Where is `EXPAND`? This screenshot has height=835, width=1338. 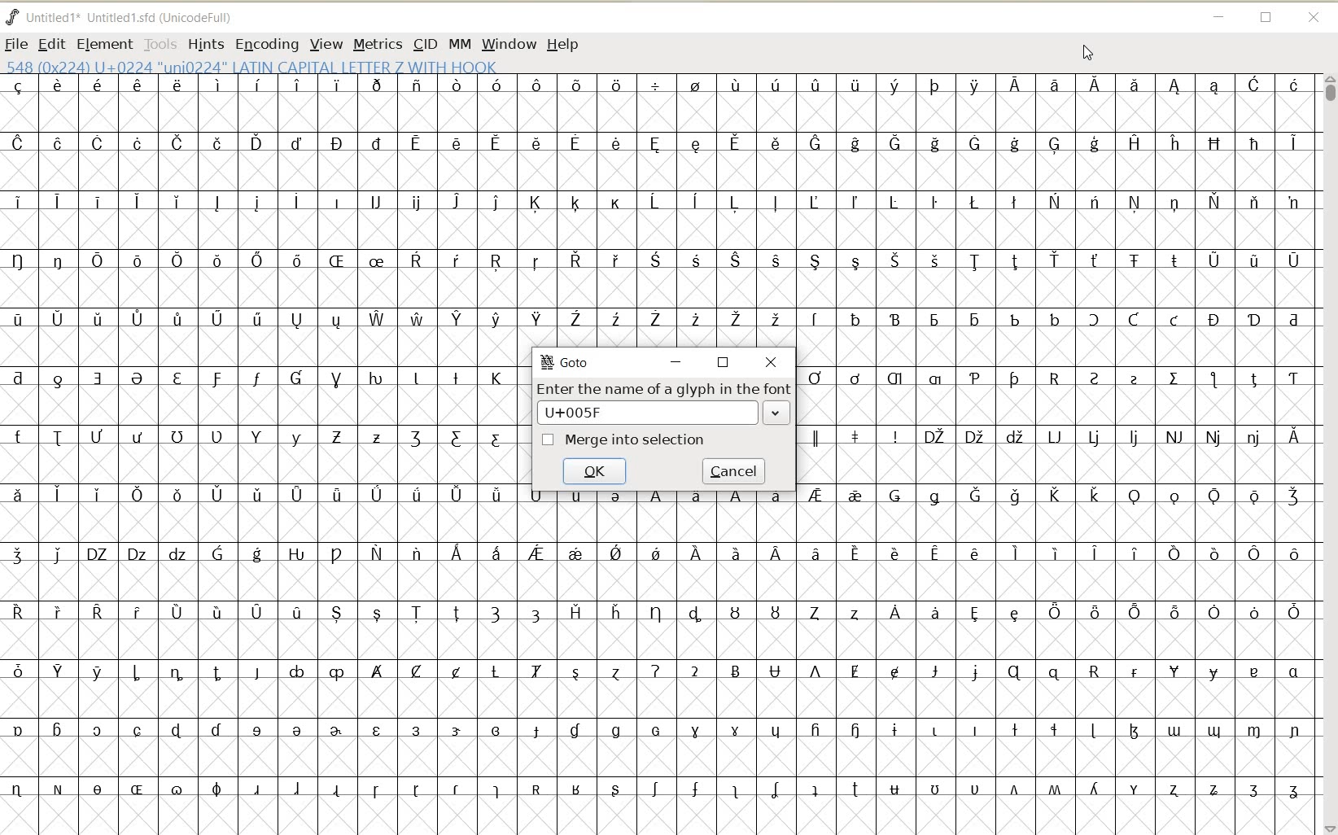 EXPAND is located at coordinates (776, 412).